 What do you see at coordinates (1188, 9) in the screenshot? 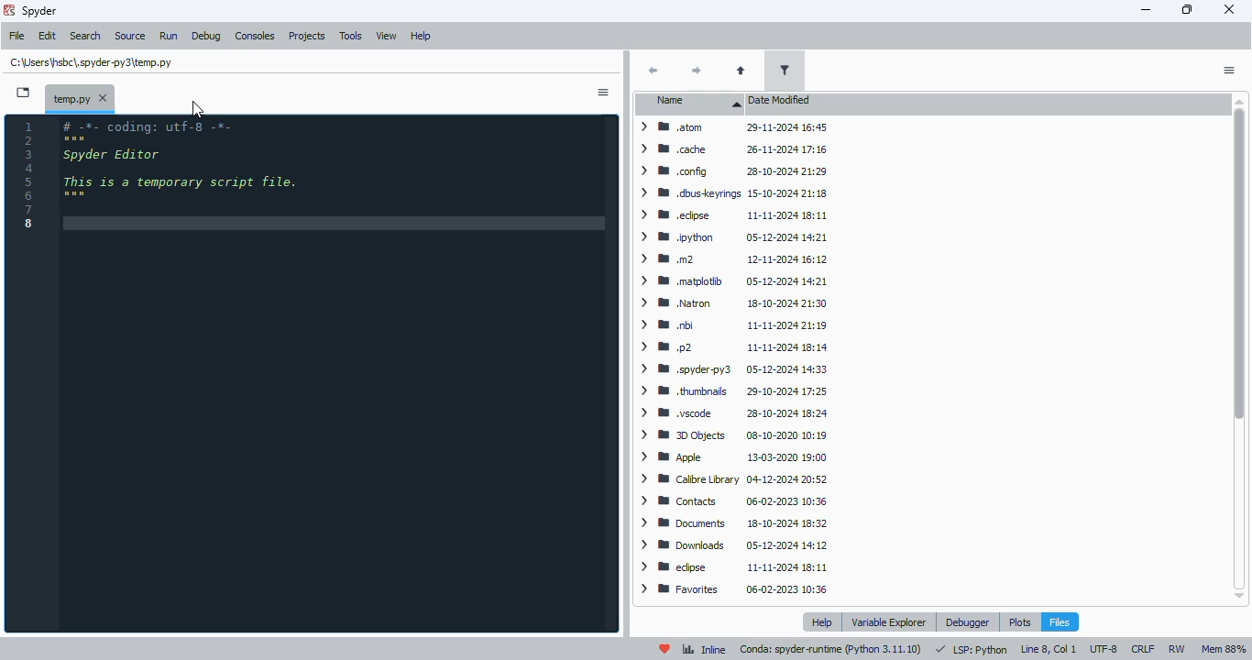
I see `maximize` at bounding box center [1188, 9].